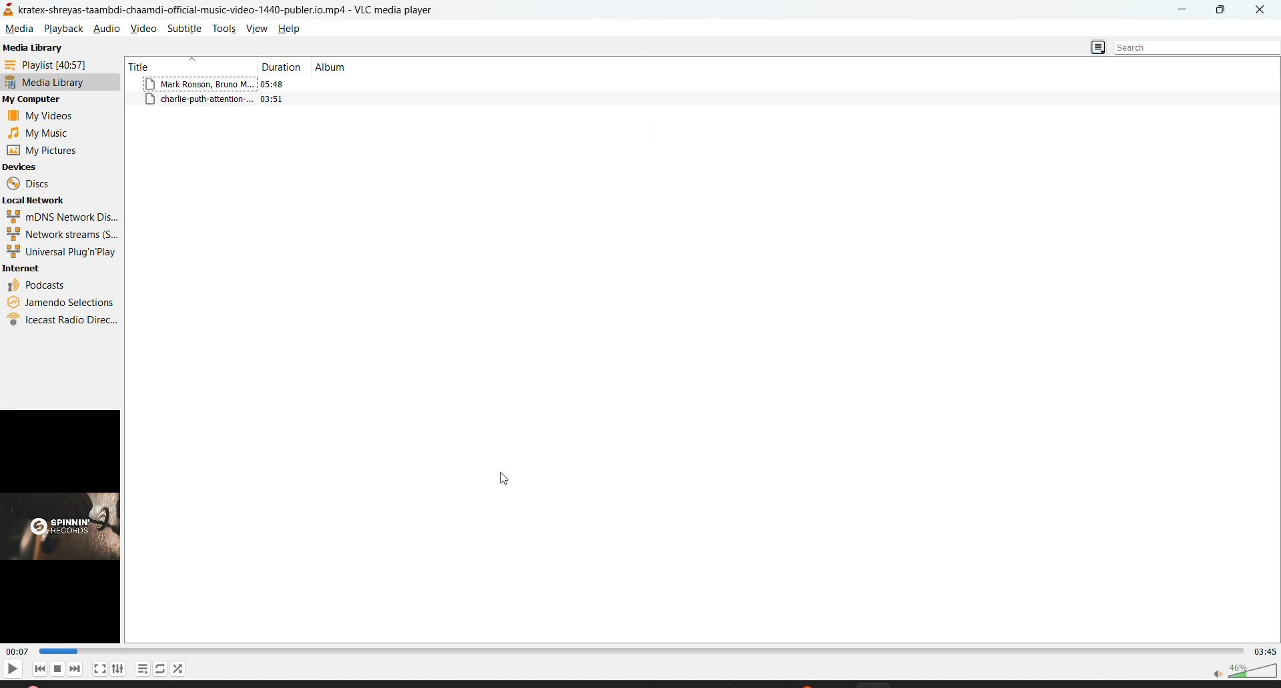 Image resolution: width=1281 pixels, height=688 pixels. Describe the element at coordinates (60, 253) in the screenshot. I see `universal plug n play` at that location.